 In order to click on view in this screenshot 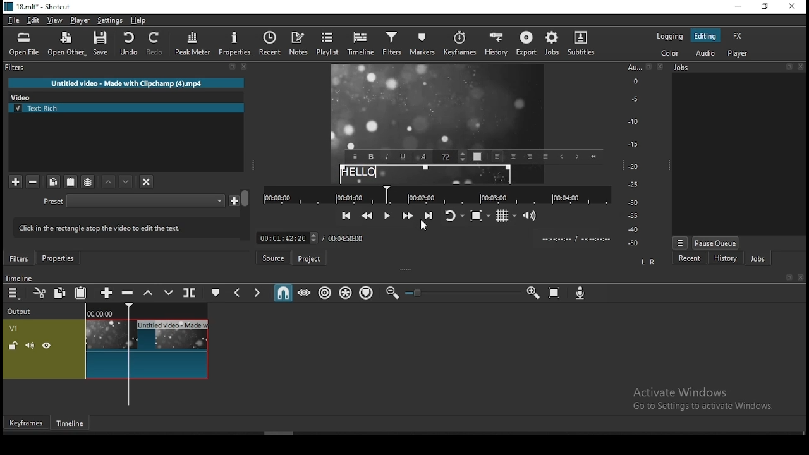, I will do `click(55, 21)`.